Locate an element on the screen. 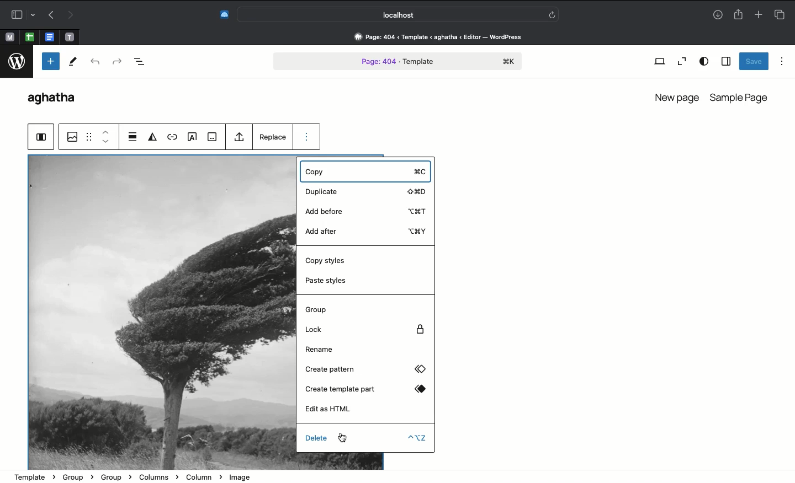 This screenshot has width=795, height=483. Tools is located at coordinates (72, 62).